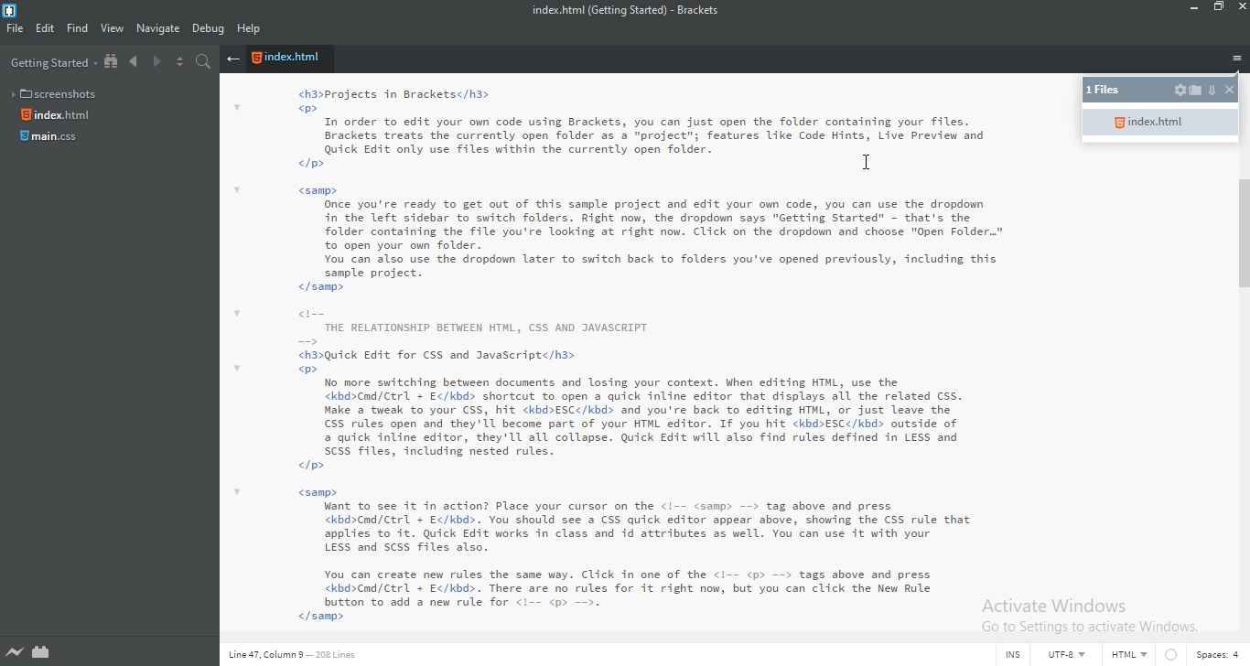  Describe the element at coordinates (1180, 90) in the screenshot. I see `settings` at that location.